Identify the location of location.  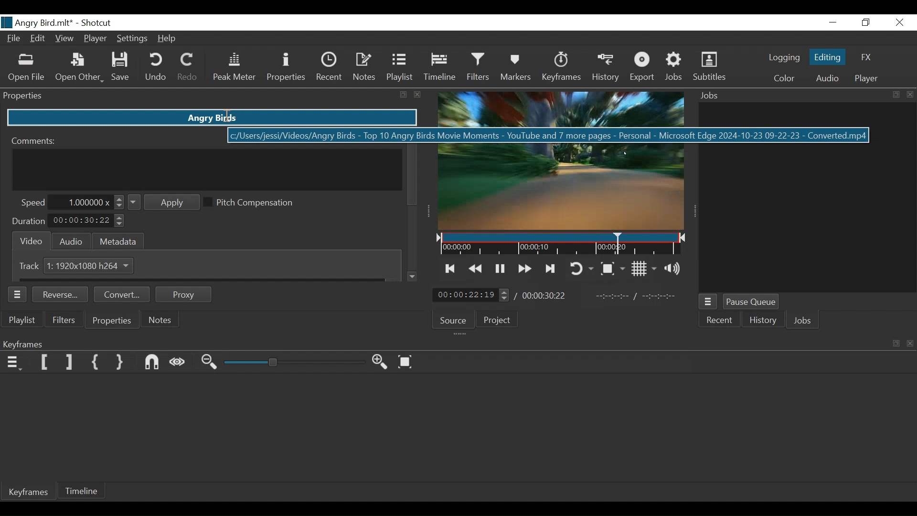
(388, 182).